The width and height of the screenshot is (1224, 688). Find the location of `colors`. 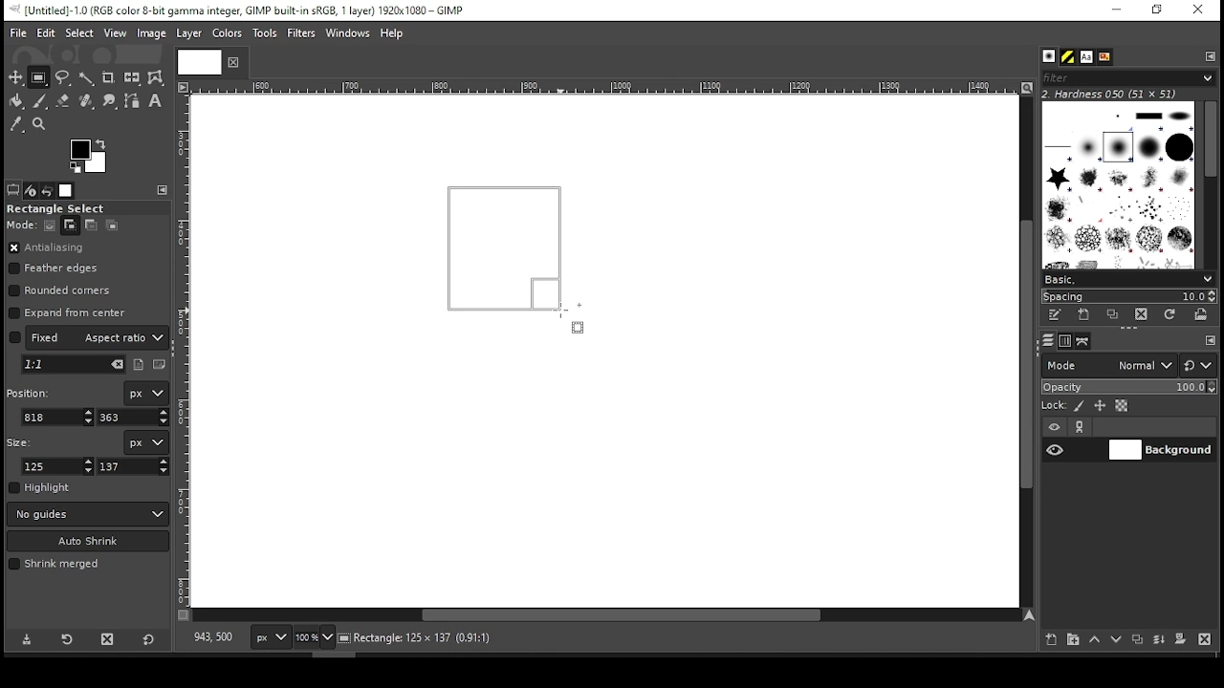

colors is located at coordinates (89, 156).